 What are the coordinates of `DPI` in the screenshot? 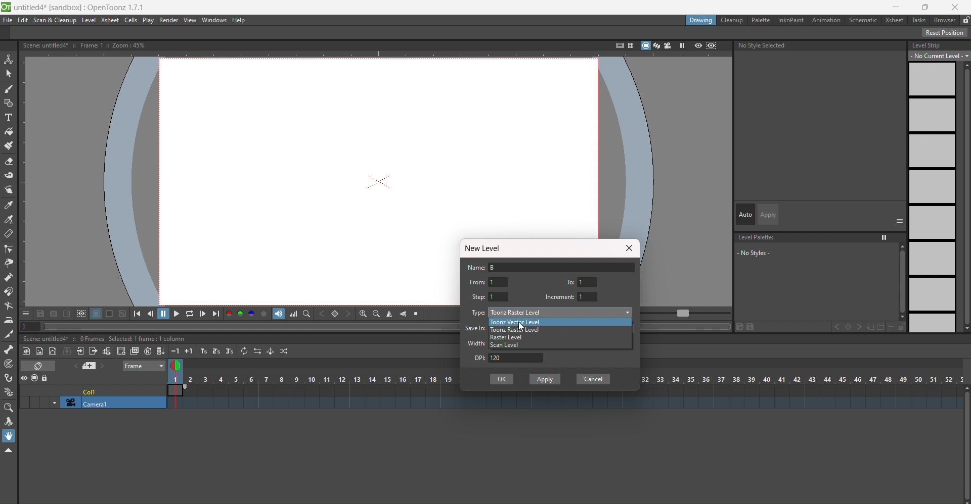 It's located at (476, 358).